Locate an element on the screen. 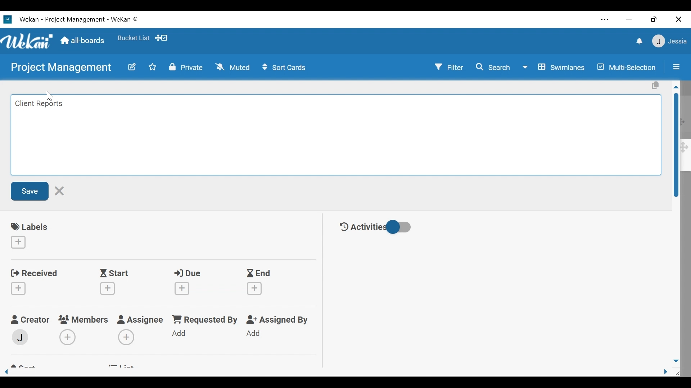  Toggle show/hide activities is located at coordinates (400, 228).